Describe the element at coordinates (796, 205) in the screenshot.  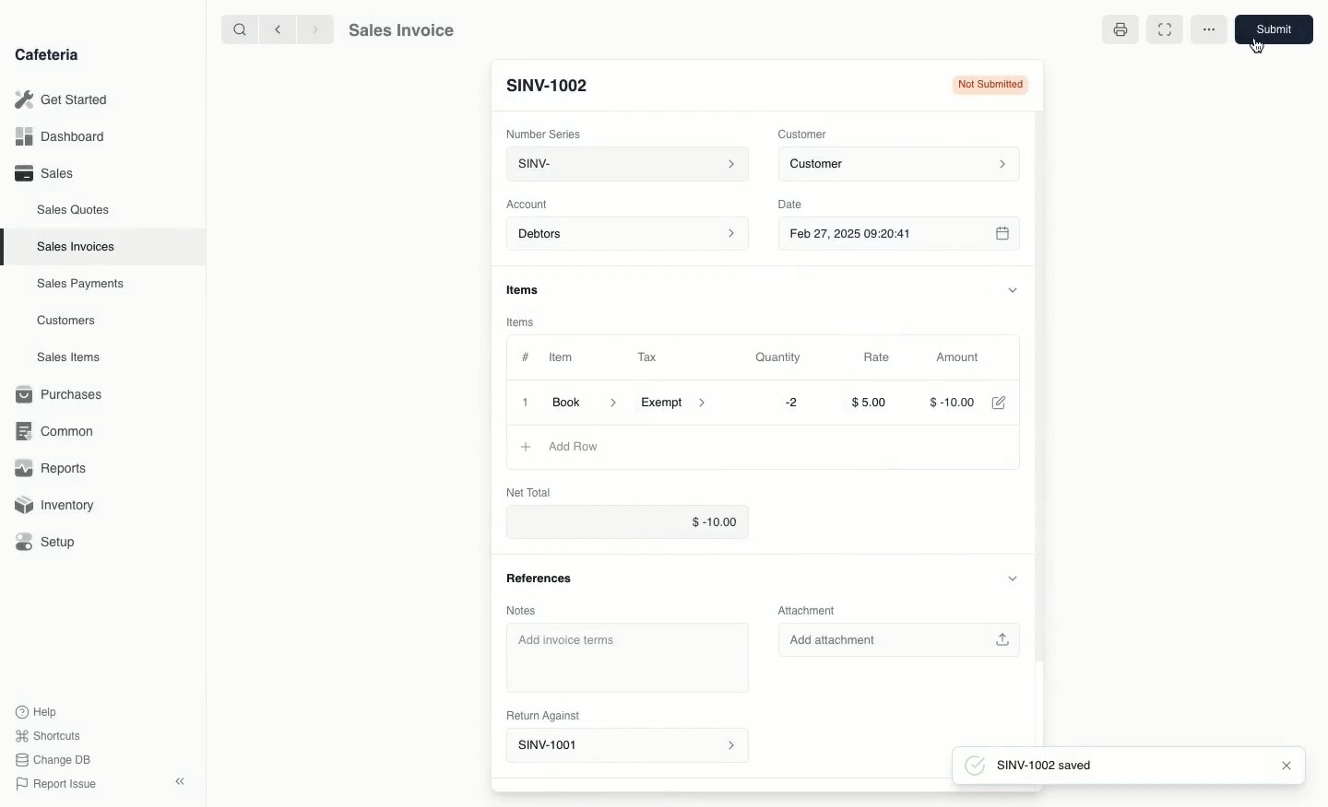
I see `Date` at that location.